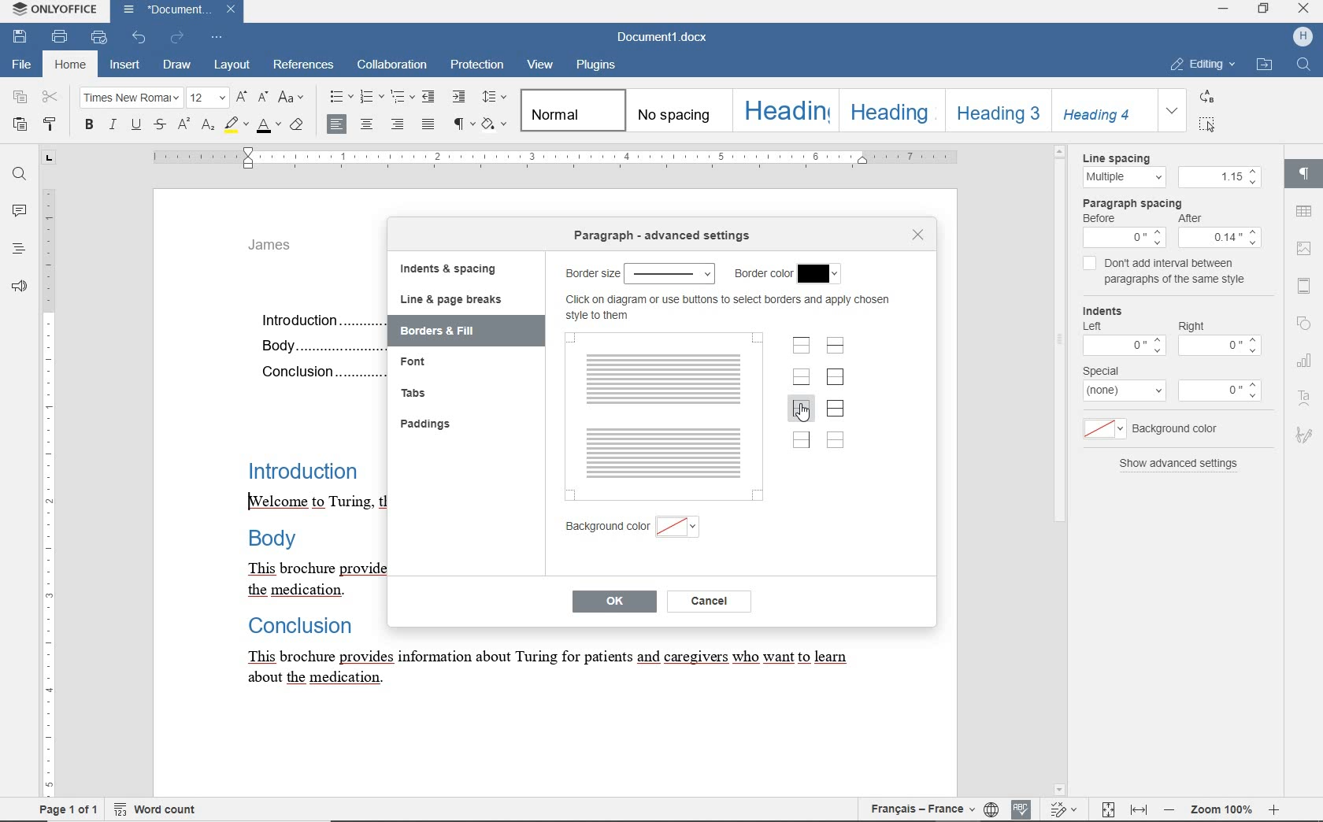  What do you see at coordinates (20, 172) in the screenshot?
I see `find` at bounding box center [20, 172].